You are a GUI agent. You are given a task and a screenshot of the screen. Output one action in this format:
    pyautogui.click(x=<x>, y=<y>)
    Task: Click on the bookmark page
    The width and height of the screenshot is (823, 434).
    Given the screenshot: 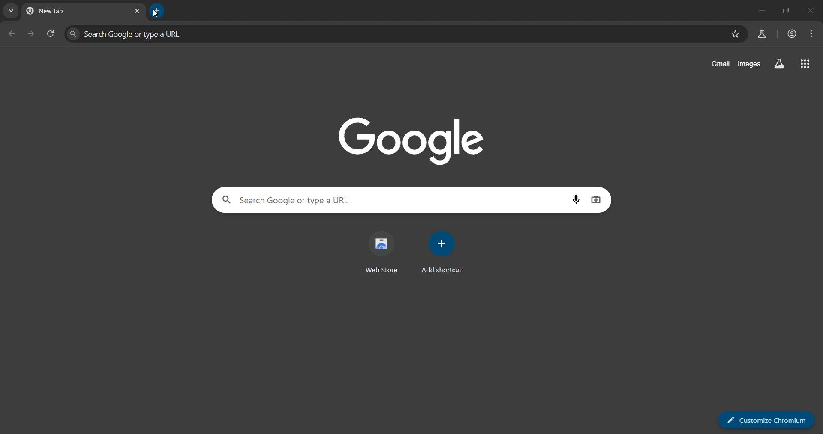 What is the action you would take?
    pyautogui.click(x=734, y=34)
    